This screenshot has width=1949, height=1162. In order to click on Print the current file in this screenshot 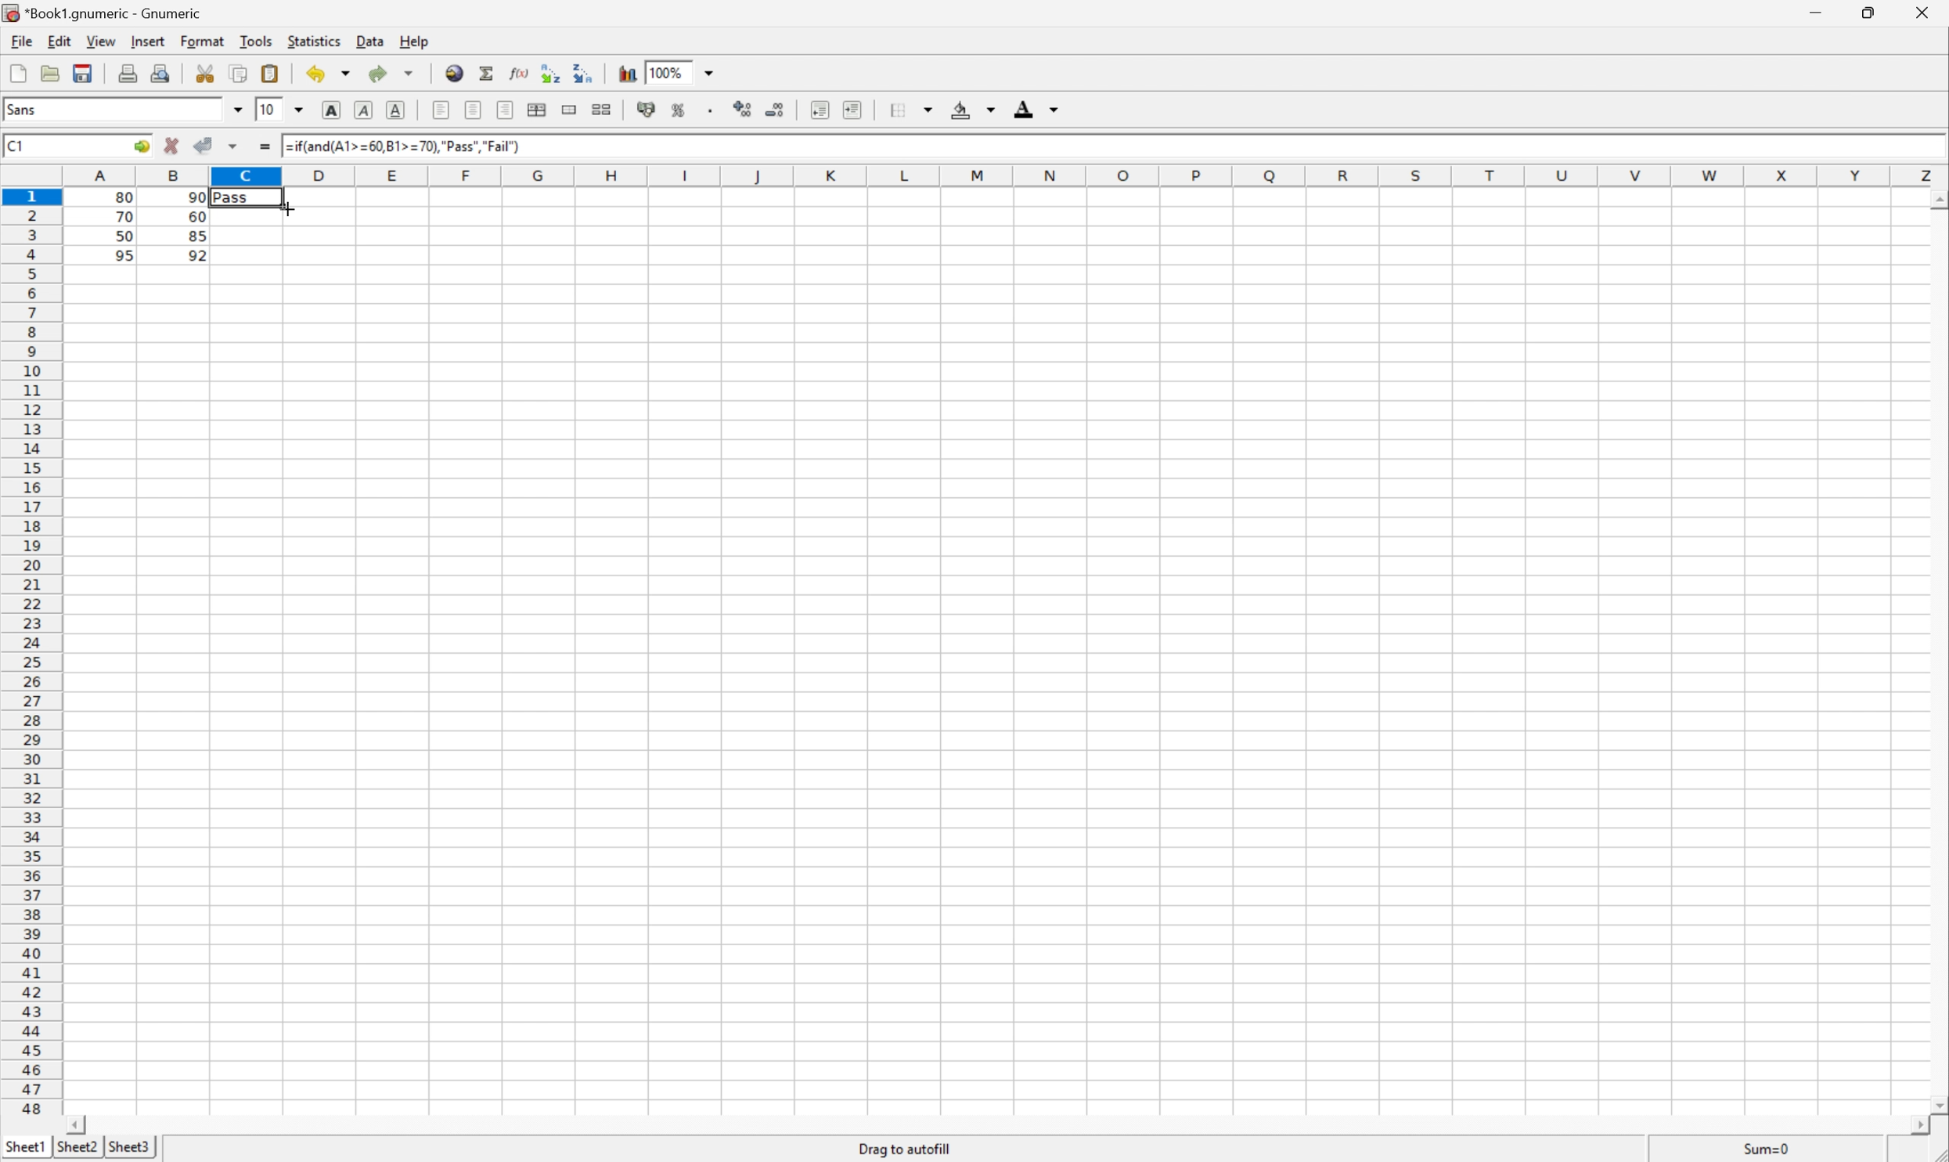, I will do `click(125, 73)`.